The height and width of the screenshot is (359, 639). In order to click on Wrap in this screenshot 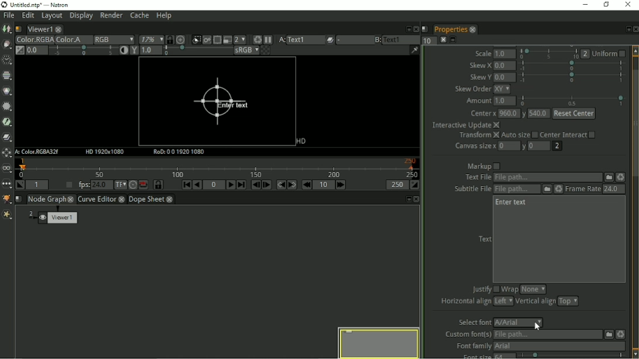, I will do `click(510, 290)`.